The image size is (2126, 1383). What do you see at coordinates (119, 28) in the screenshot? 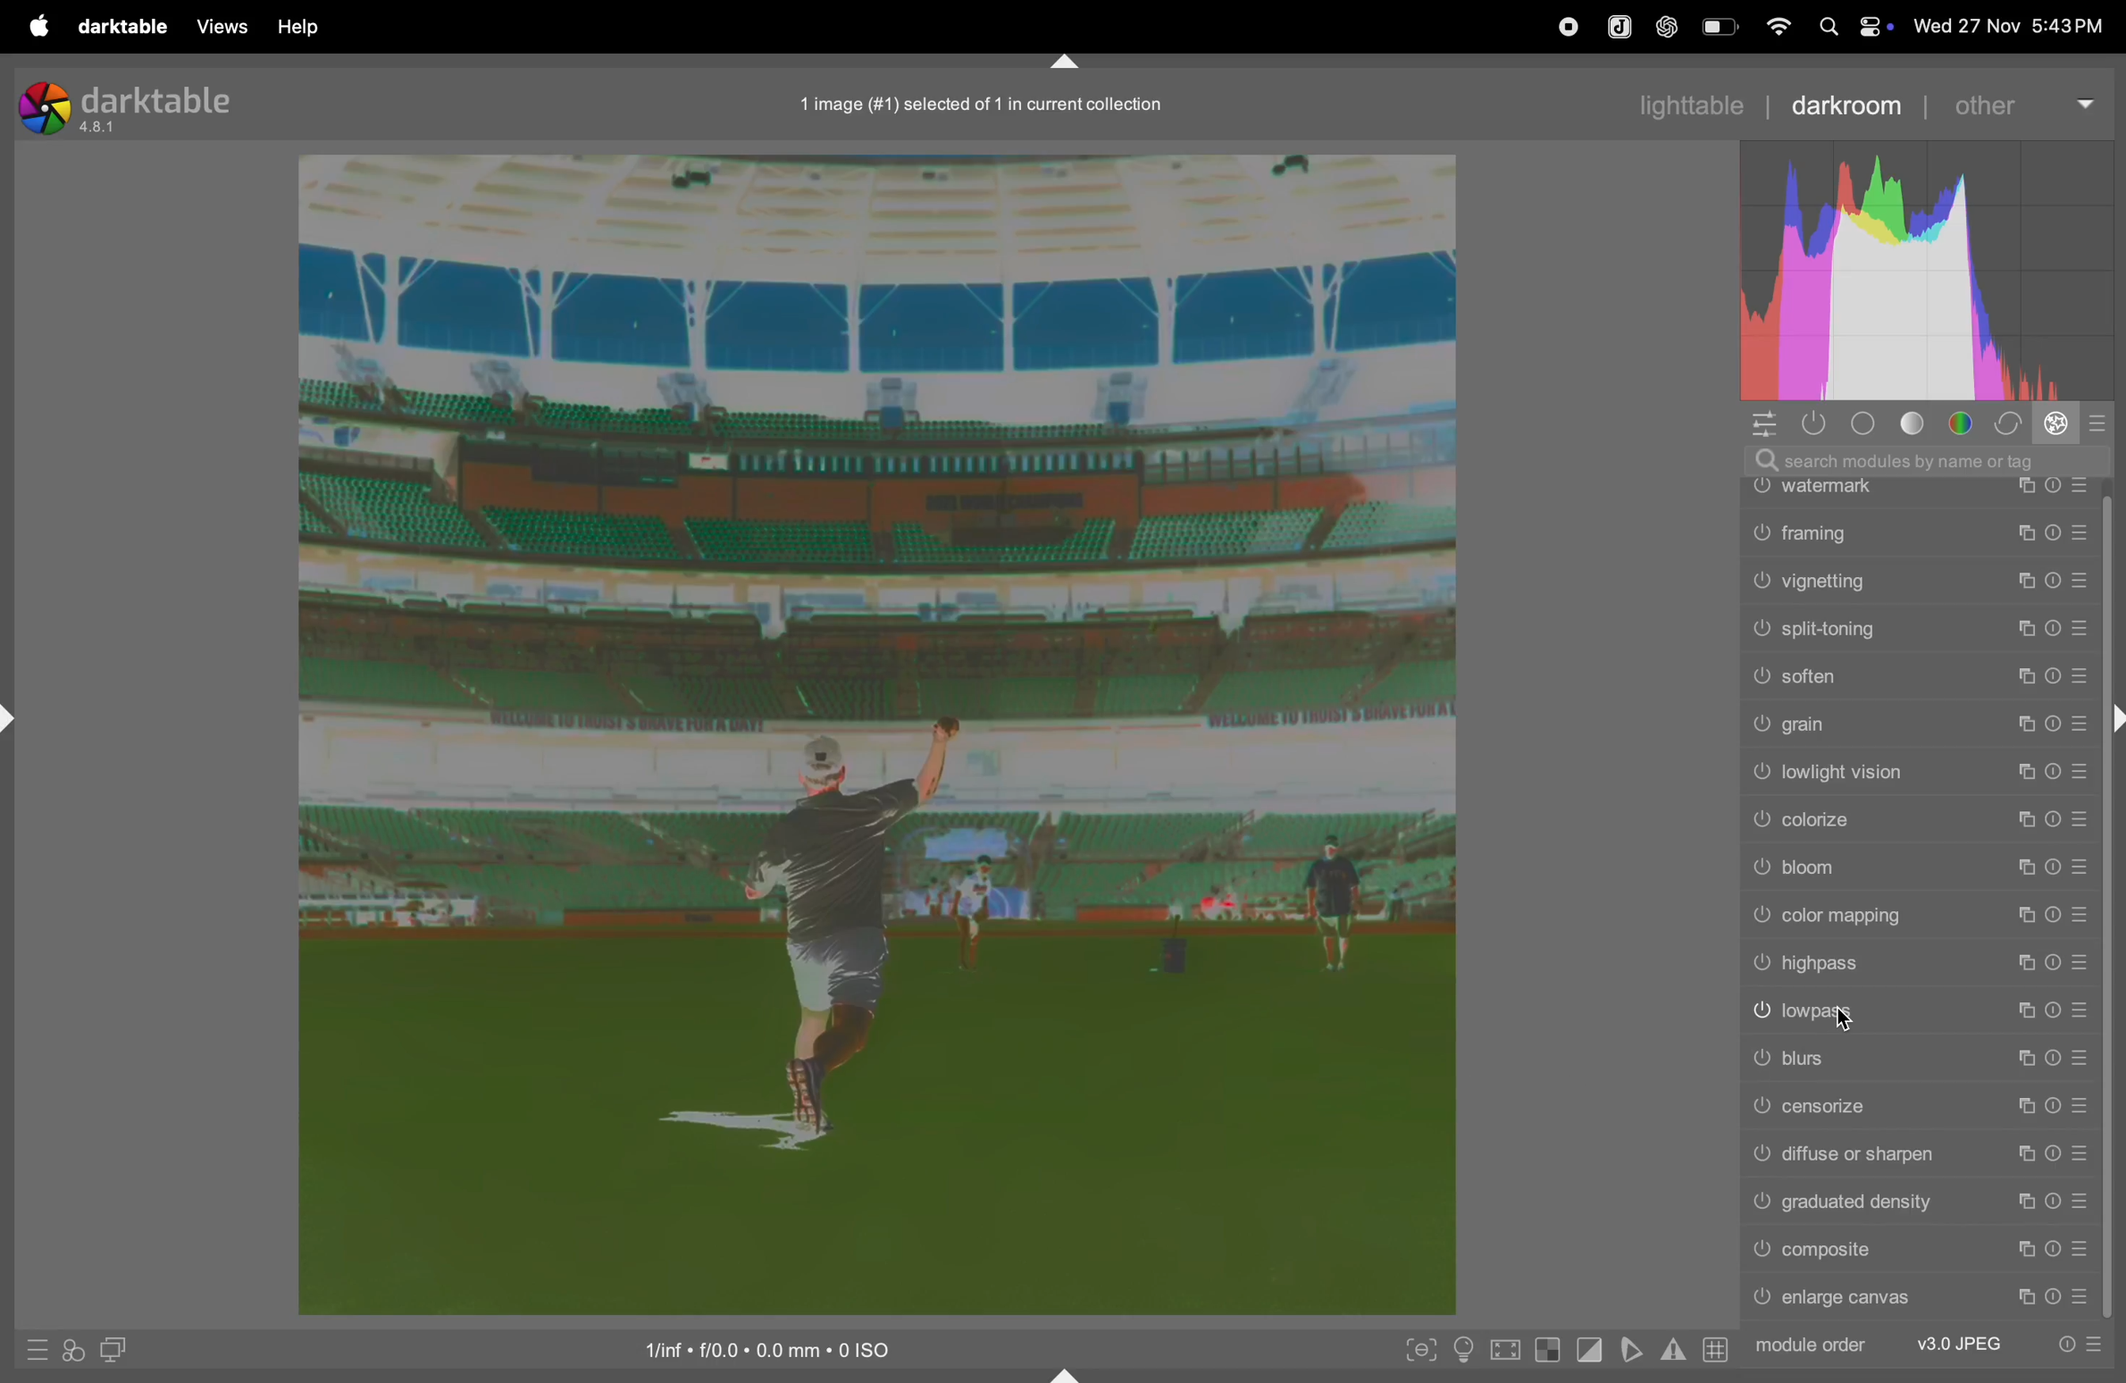
I see `darltable` at bounding box center [119, 28].